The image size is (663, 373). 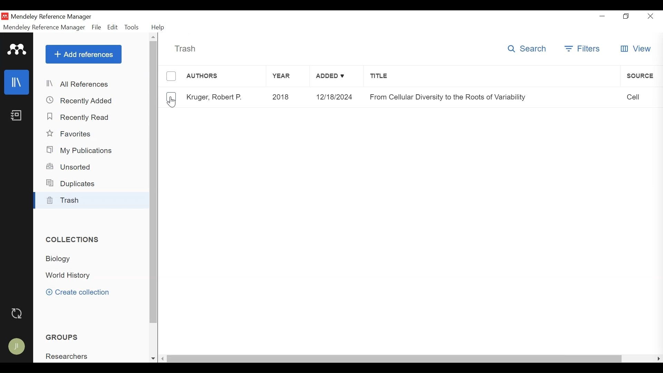 I want to click on All Reference, so click(x=92, y=85).